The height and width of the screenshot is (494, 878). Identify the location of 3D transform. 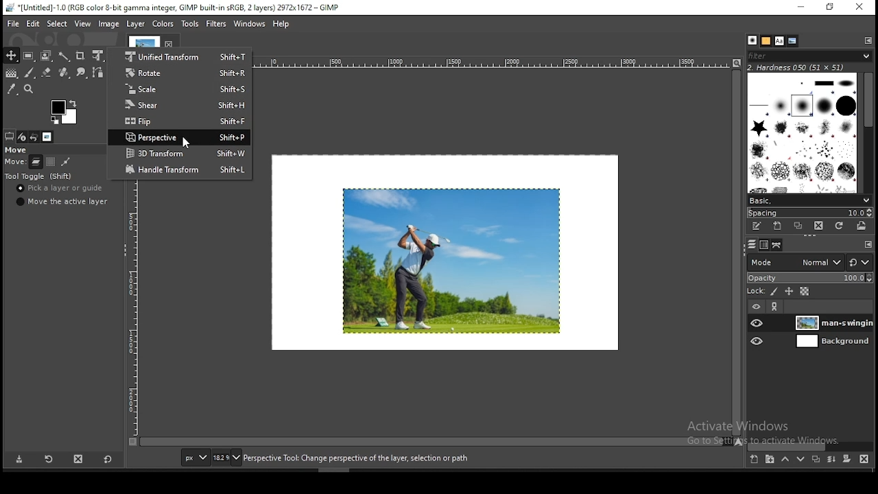
(180, 153).